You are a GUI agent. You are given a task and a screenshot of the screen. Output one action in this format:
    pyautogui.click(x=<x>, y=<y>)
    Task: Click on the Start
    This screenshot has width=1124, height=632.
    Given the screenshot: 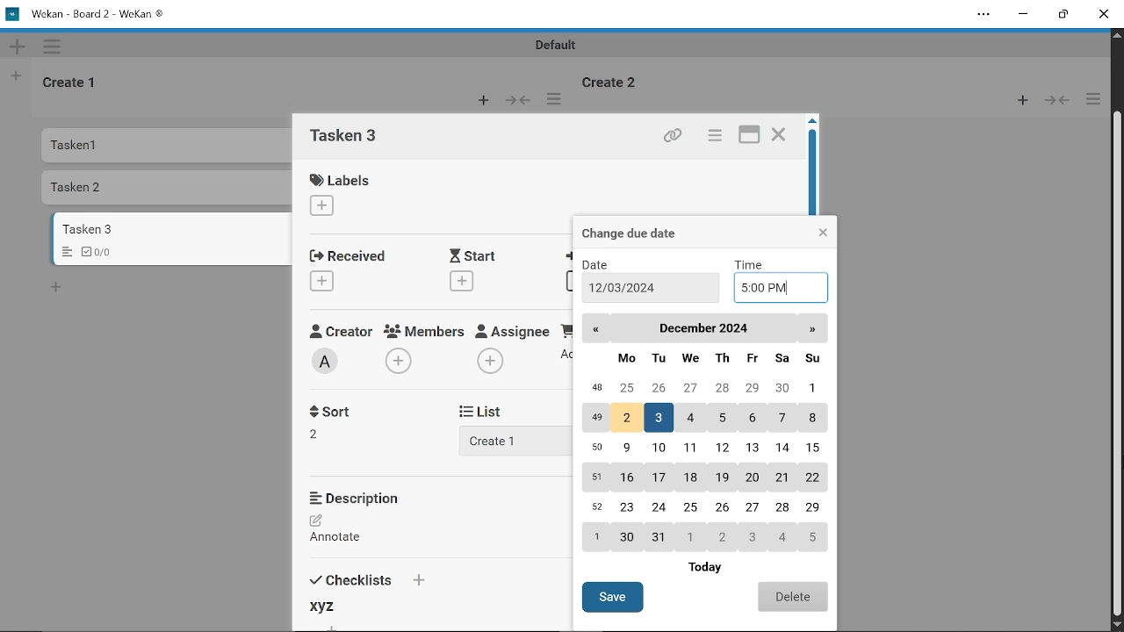 What is the action you would take?
    pyautogui.click(x=478, y=255)
    